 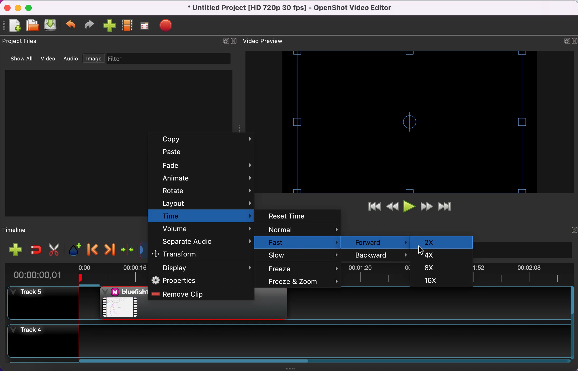 I want to click on display, so click(x=202, y=268).